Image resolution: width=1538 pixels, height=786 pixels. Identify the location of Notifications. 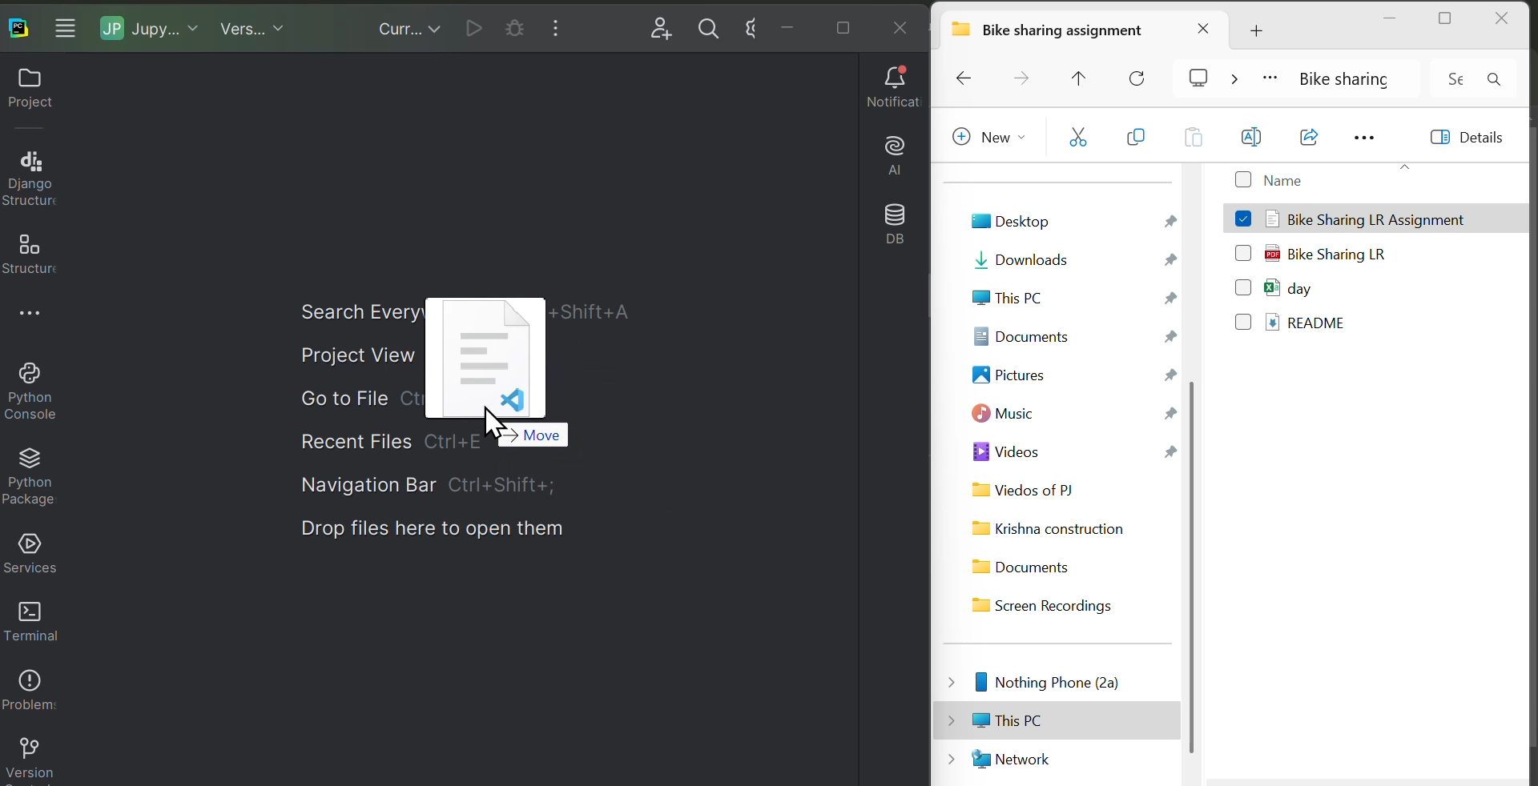
(888, 89).